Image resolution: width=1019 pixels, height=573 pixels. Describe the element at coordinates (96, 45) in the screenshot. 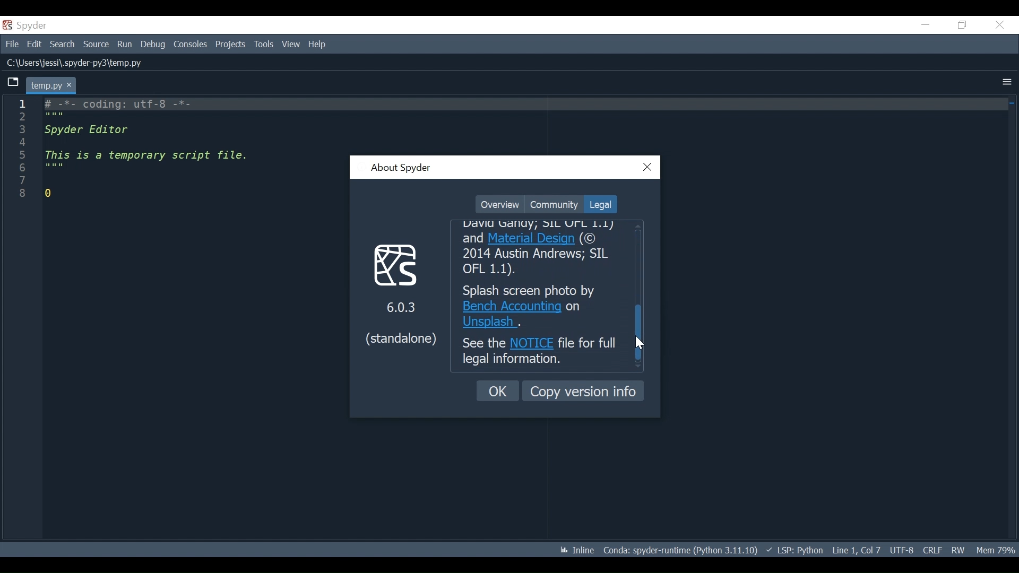

I see `Source` at that location.